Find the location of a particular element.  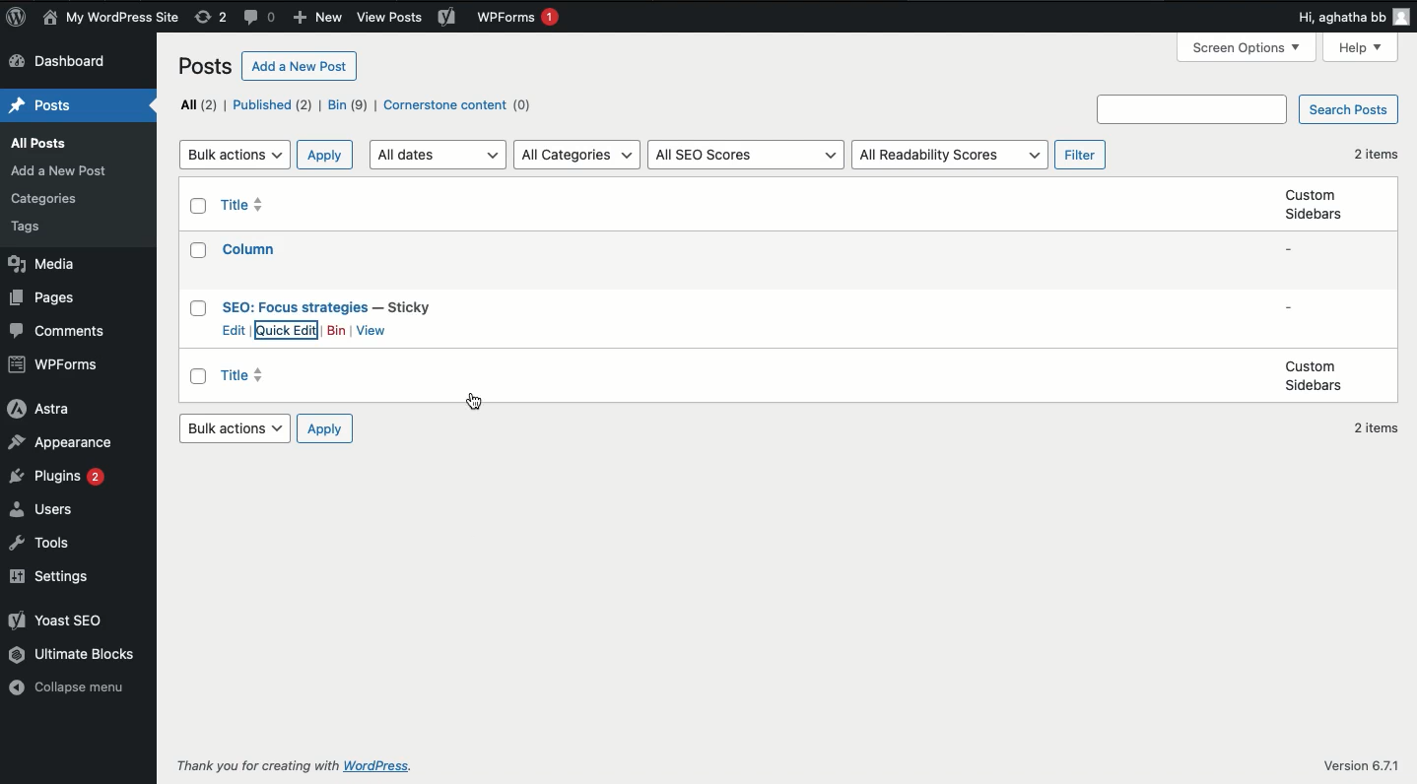

WPForms is located at coordinates (55, 363).